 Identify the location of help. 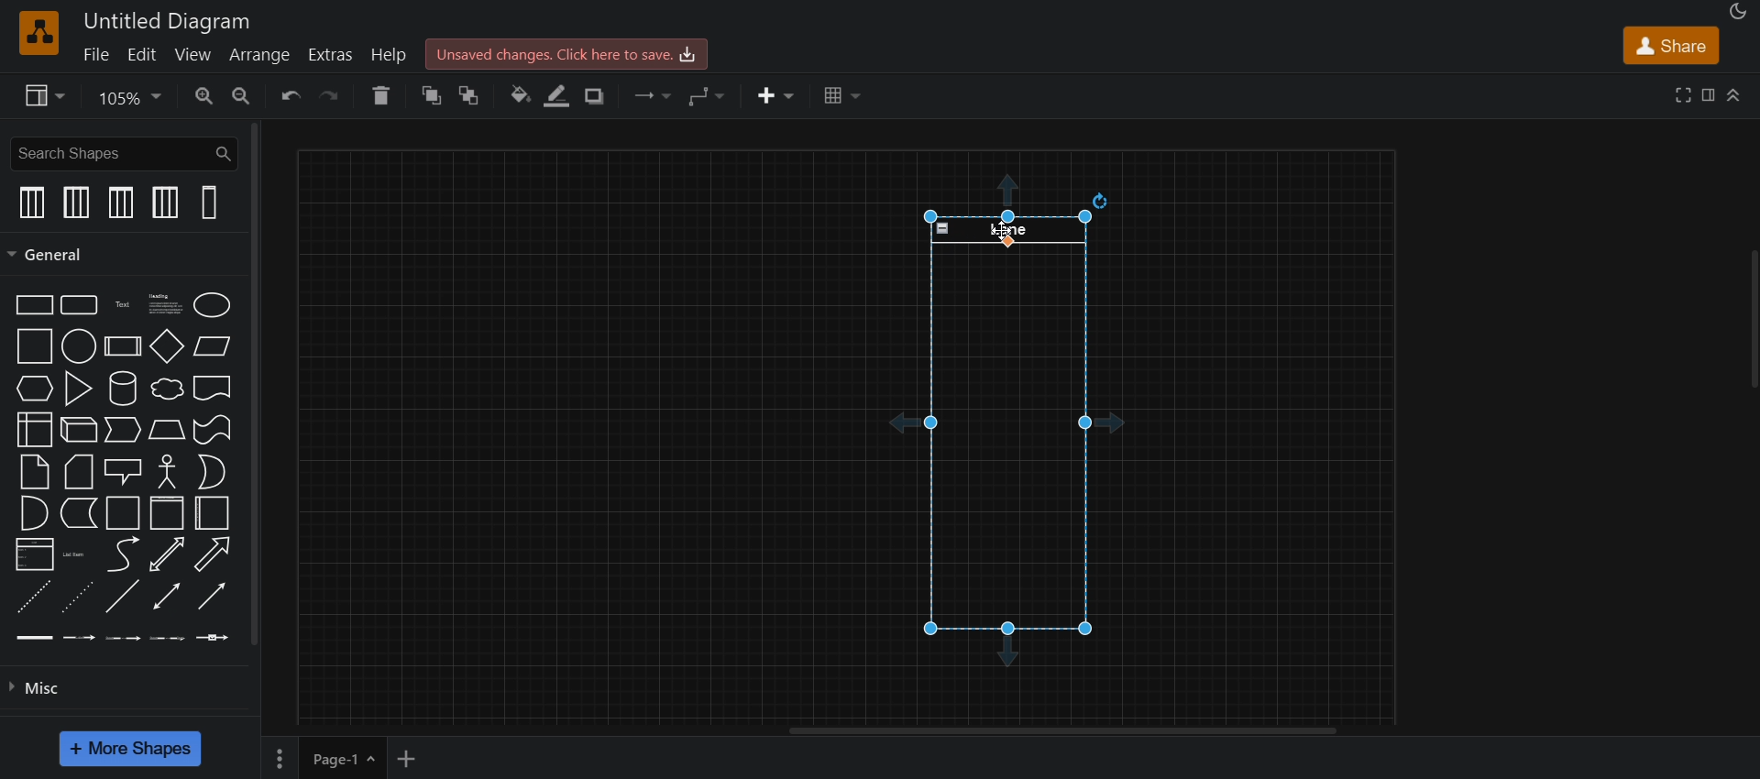
(390, 51).